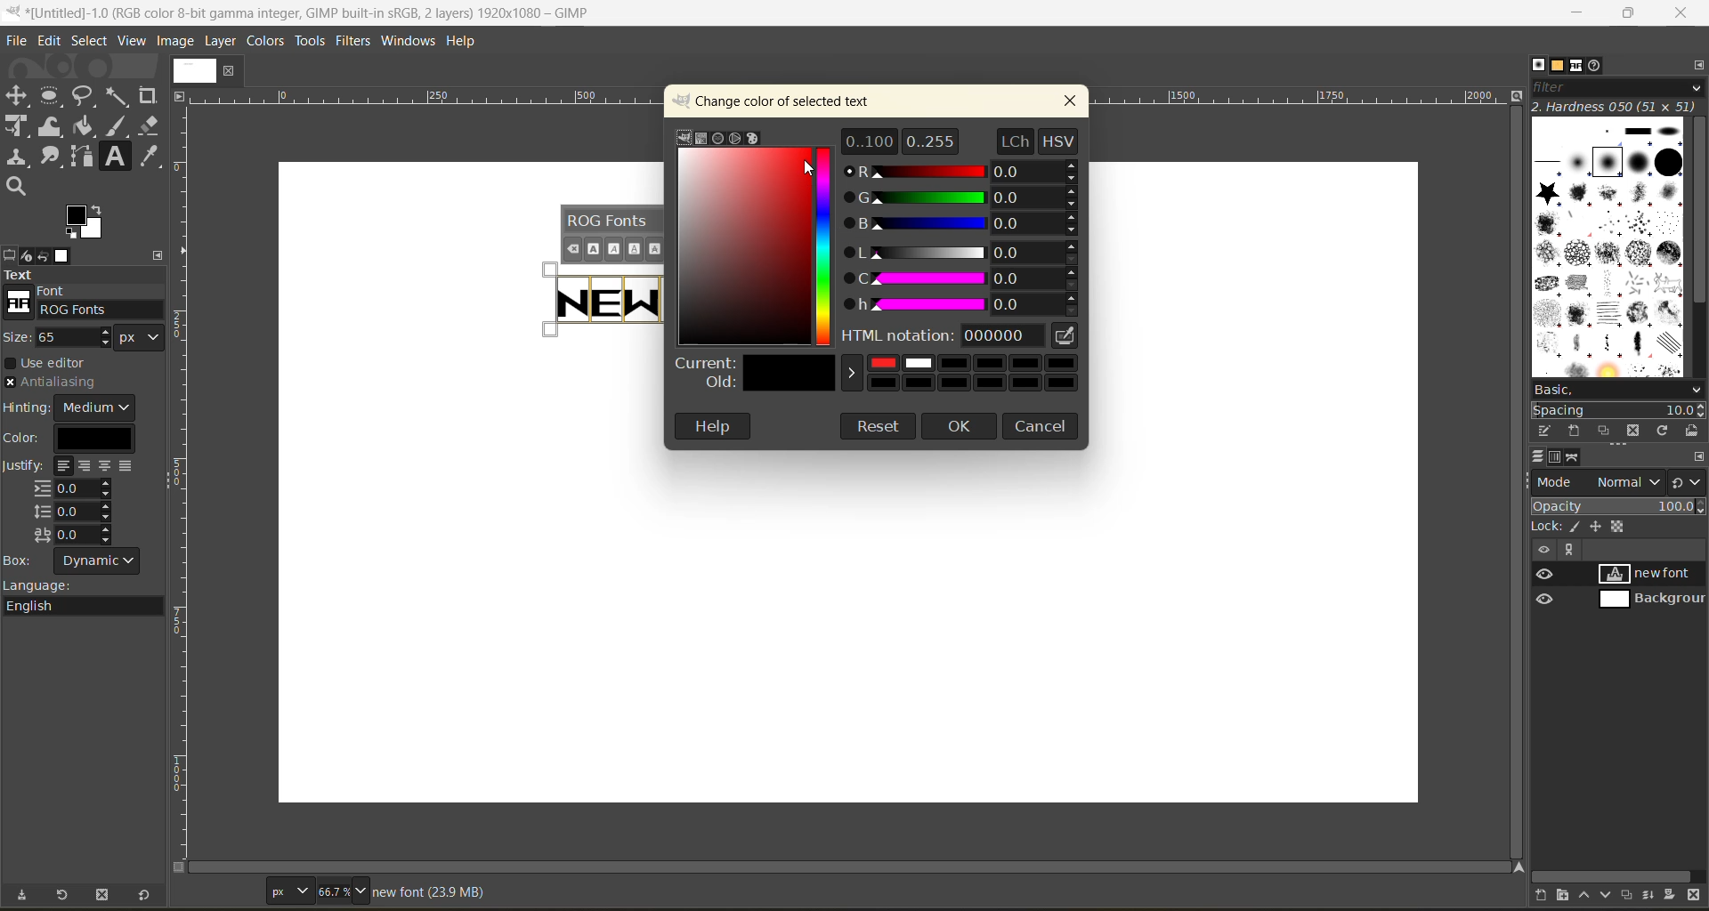  Describe the element at coordinates (699, 139) in the screenshot. I see `cmyk` at that location.